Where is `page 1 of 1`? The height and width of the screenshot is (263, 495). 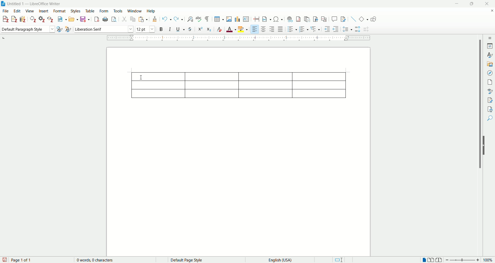 page 1 of 1 is located at coordinates (26, 260).